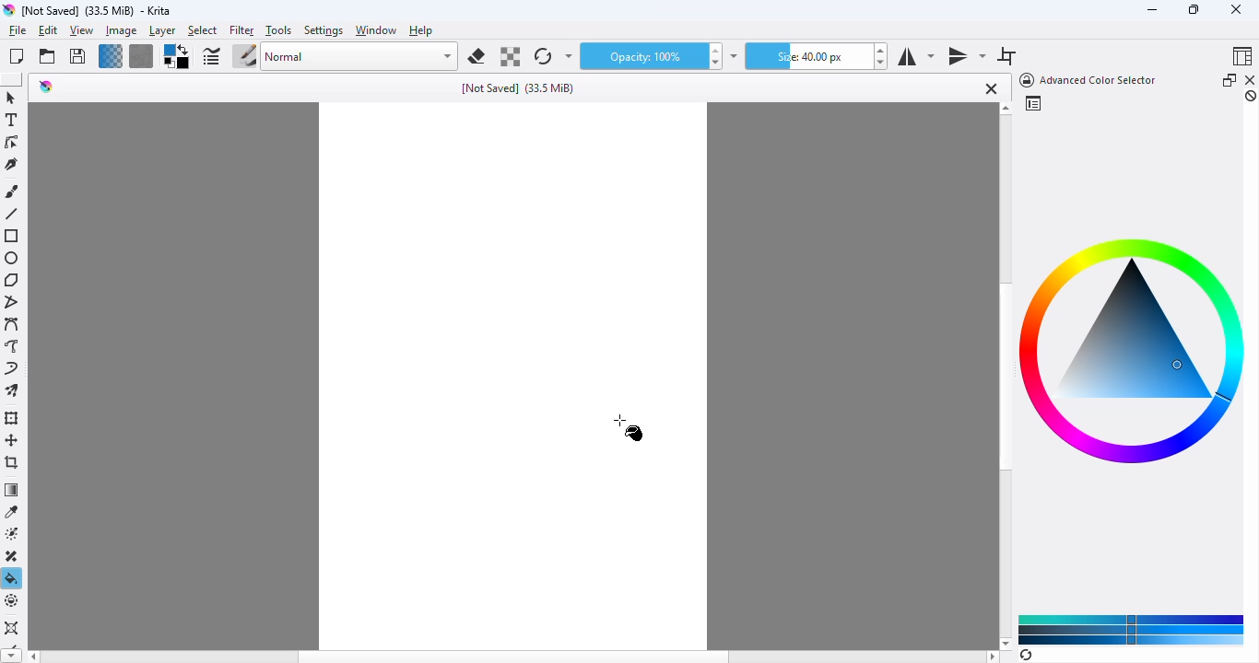 Image resolution: width=1259 pixels, height=663 pixels. What do you see at coordinates (1193, 8) in the screenshot?
I see `resize` at bounding box center [1193, 8].